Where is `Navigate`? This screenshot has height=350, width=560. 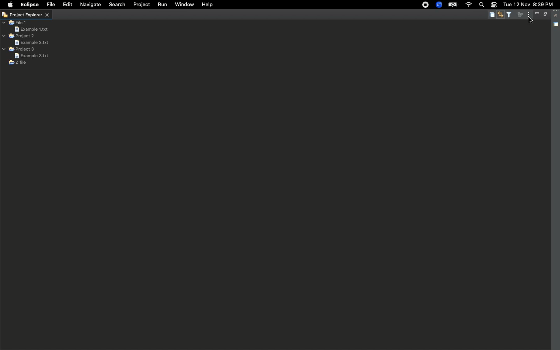
Navigate is located at coordinates (90, 5).